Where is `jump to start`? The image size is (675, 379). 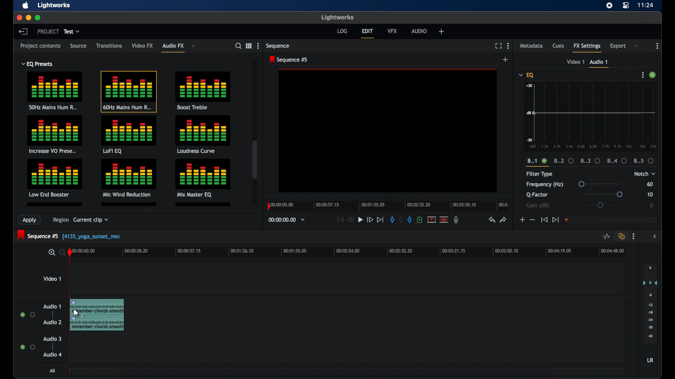
jump to start is located at coordinates (544, 220).